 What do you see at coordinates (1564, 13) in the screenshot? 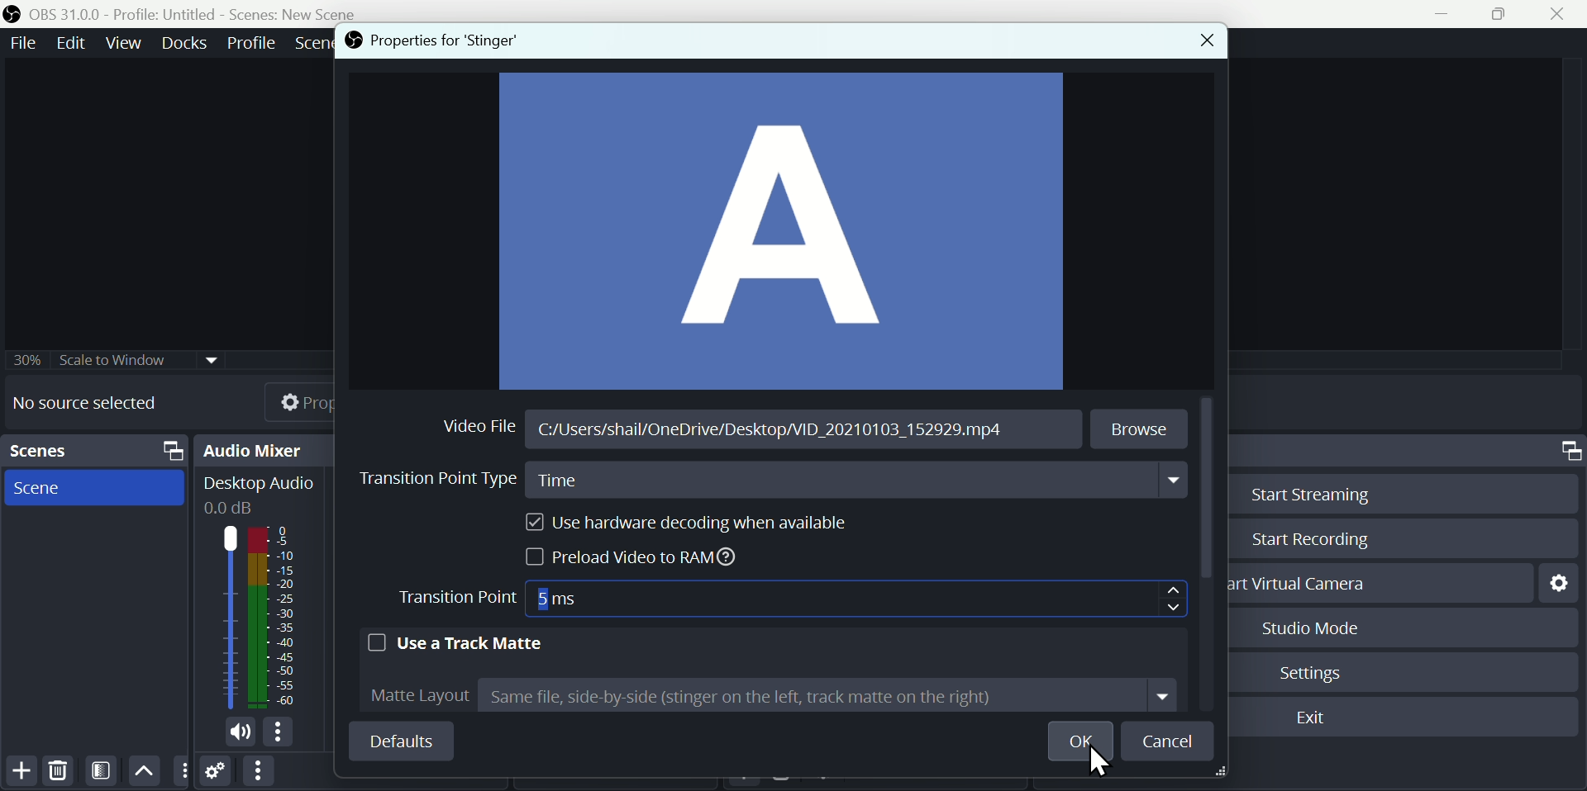
I see `Close` at bounding box center [1564, 13].